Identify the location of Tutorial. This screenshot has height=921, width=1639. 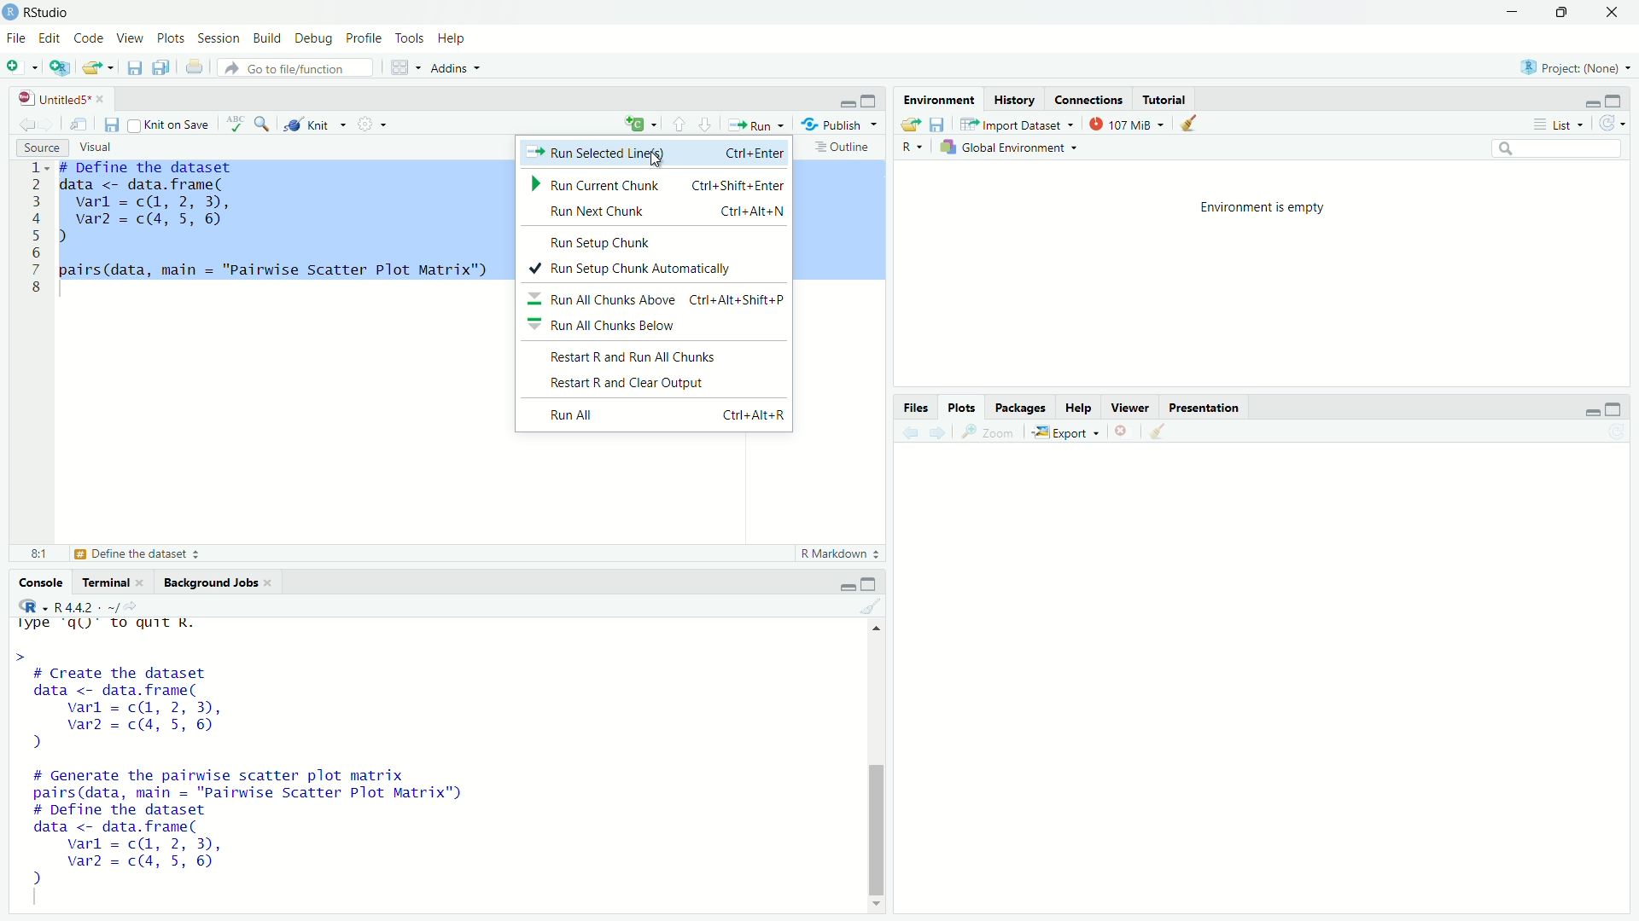
(1167, 99).